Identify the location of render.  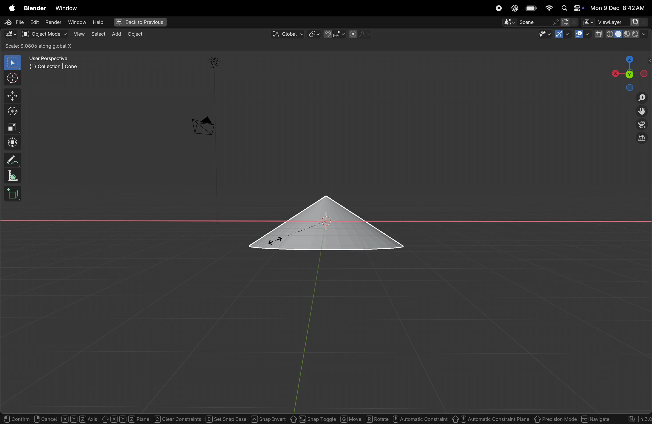
(53, 22).